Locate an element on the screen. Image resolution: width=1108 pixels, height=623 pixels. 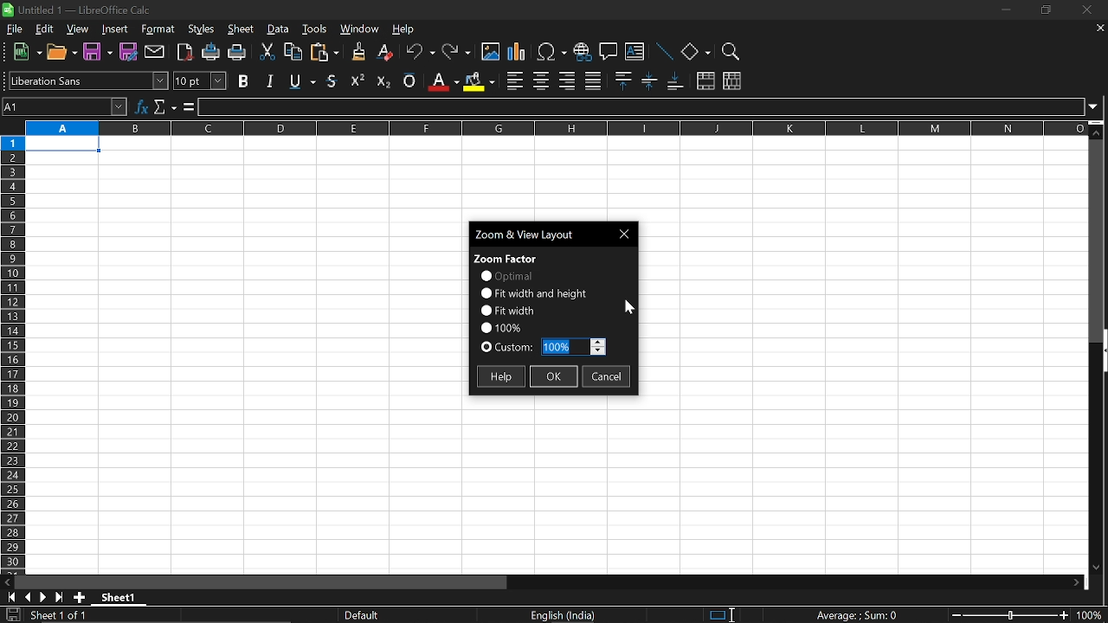
move right is located at coordinates (1080, 582).